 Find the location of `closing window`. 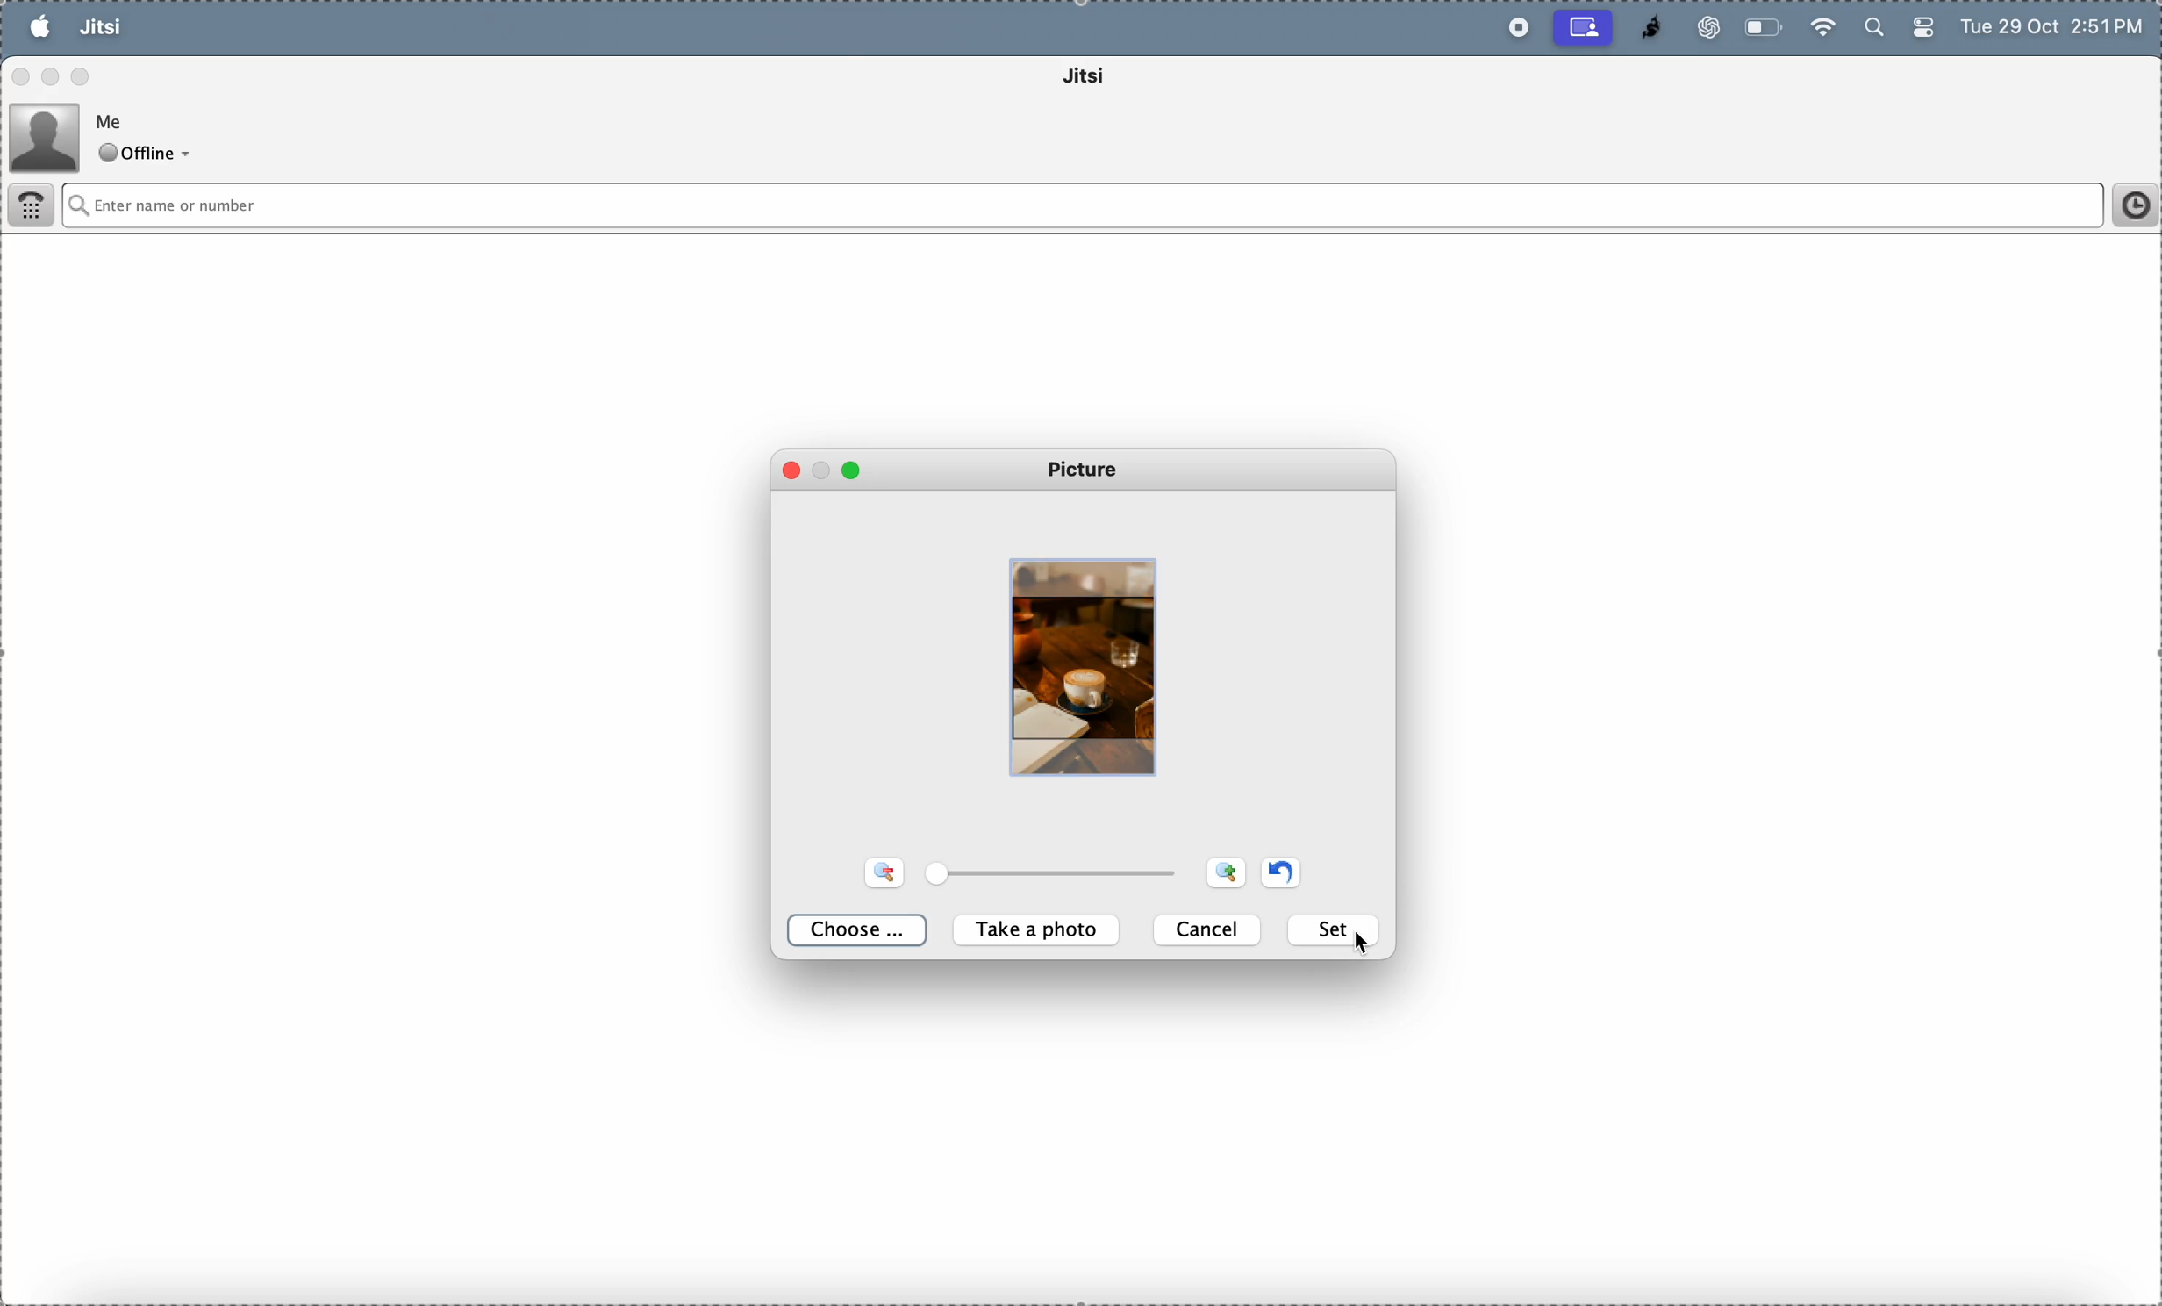

closing window is located at coordinates (797, 472).